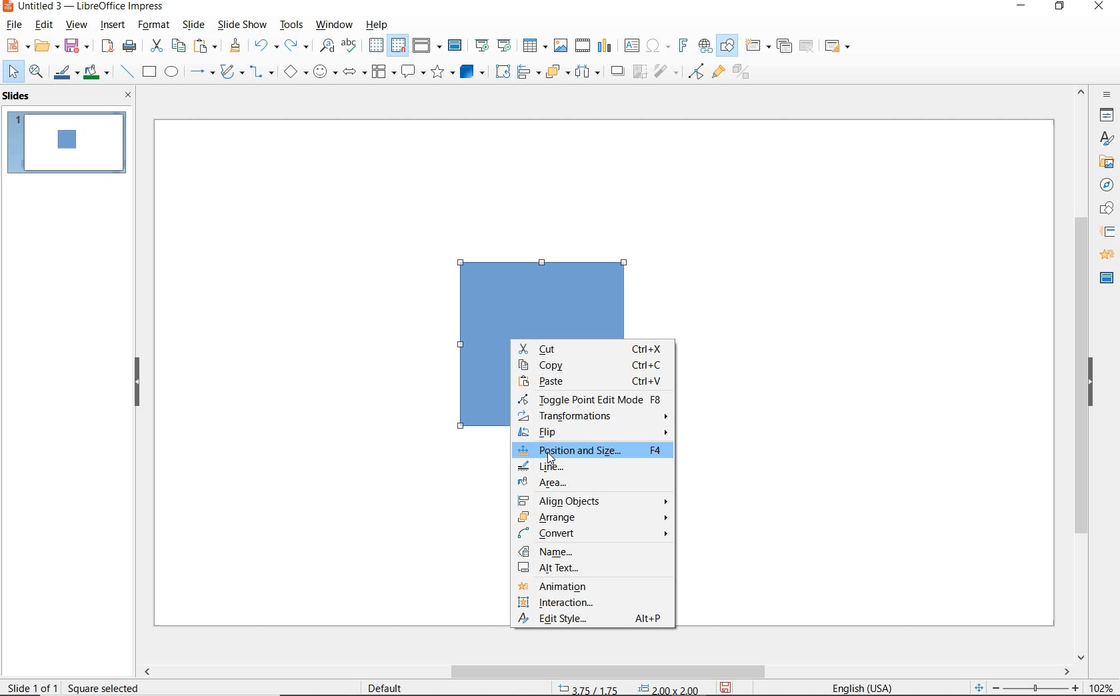 The width and height of the screenshot is (1120, 696). What do you see at coordinates (355, 73) in the screenshot?
I see `block arrows` at bounding box center [355, 73].